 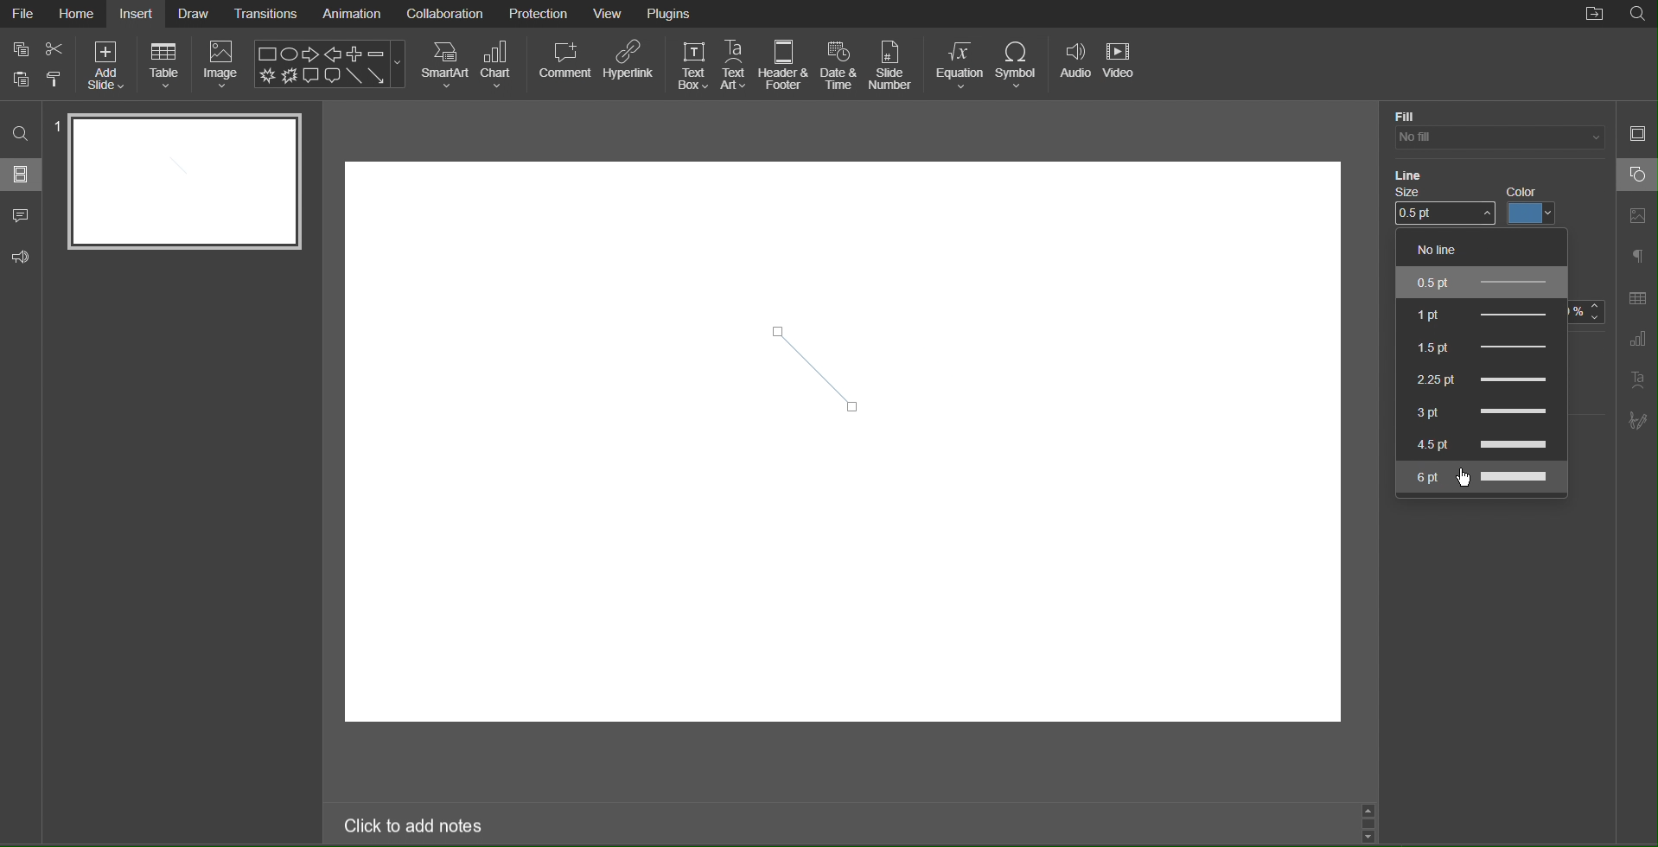 I want to click on Animation, so click(x=350, y=15).